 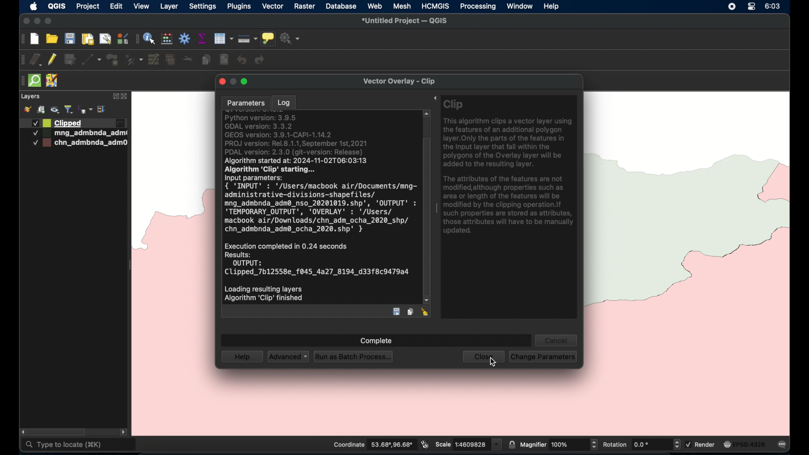 I want to click on scroll down arrow, so click(x=427, y=301).